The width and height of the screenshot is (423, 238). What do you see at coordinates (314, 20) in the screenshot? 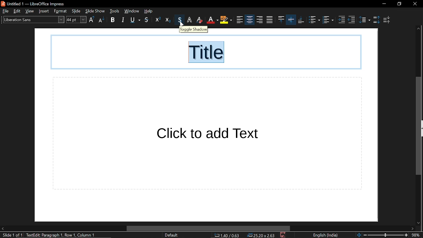
I see `toggle unordered list` at bounding box center [314, 20].